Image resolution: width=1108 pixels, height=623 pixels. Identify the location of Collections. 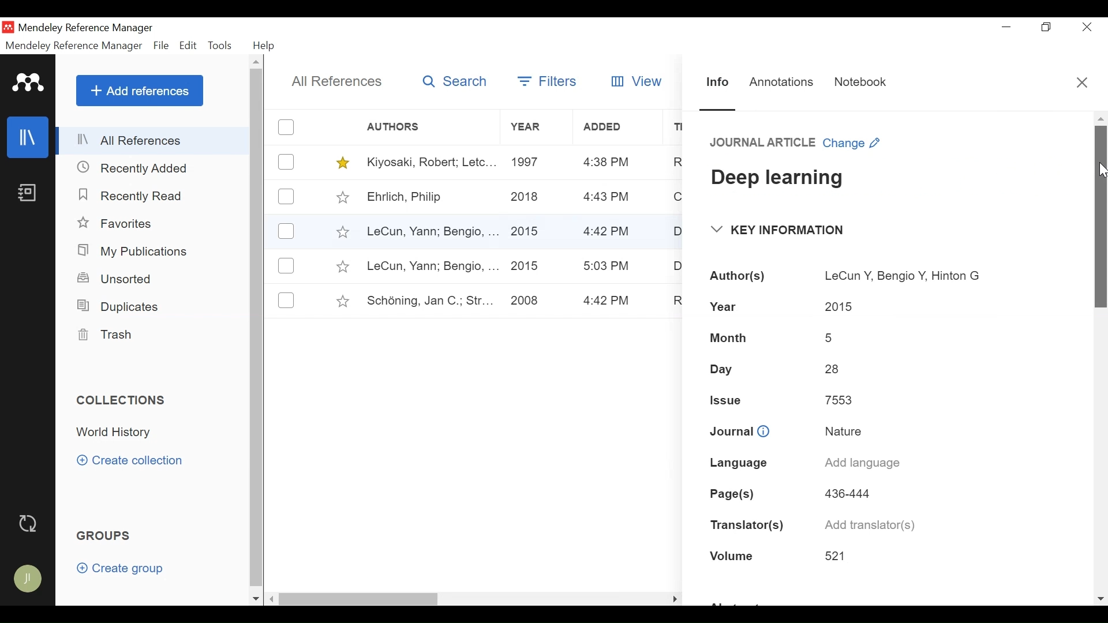
(125, 400).